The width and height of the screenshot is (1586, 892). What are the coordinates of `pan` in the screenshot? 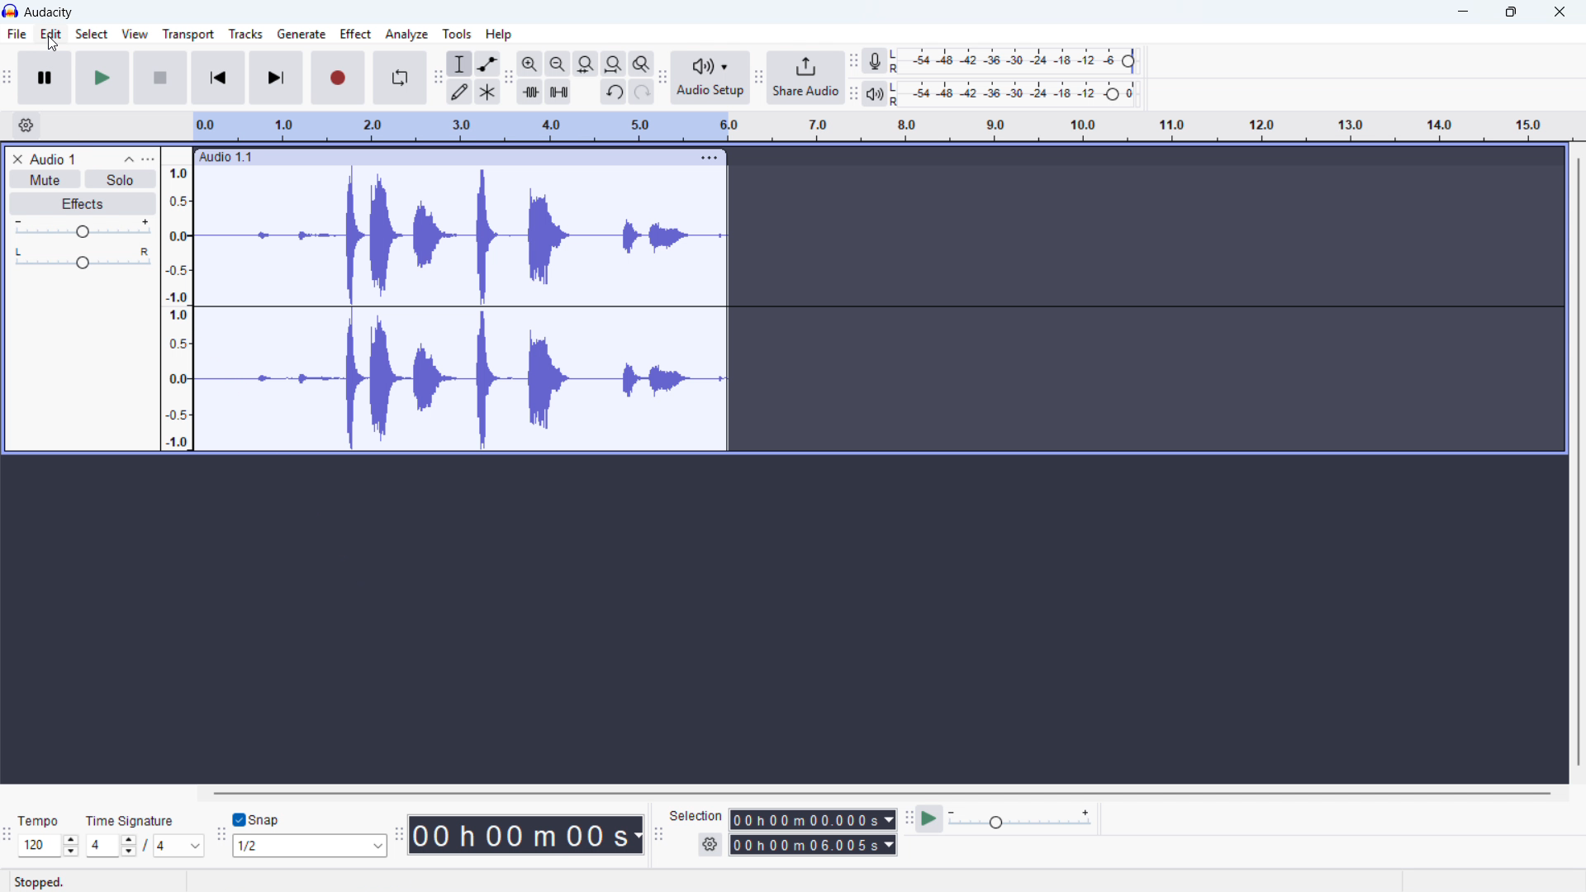 It's located at (82, 259).